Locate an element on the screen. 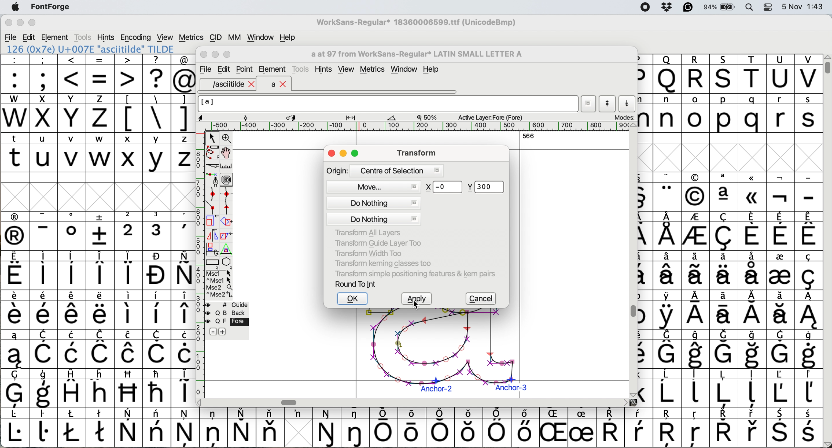 Image resolution: width=832 pixels, height=448 pixels. flip selection is located at coordinates (212, 234).